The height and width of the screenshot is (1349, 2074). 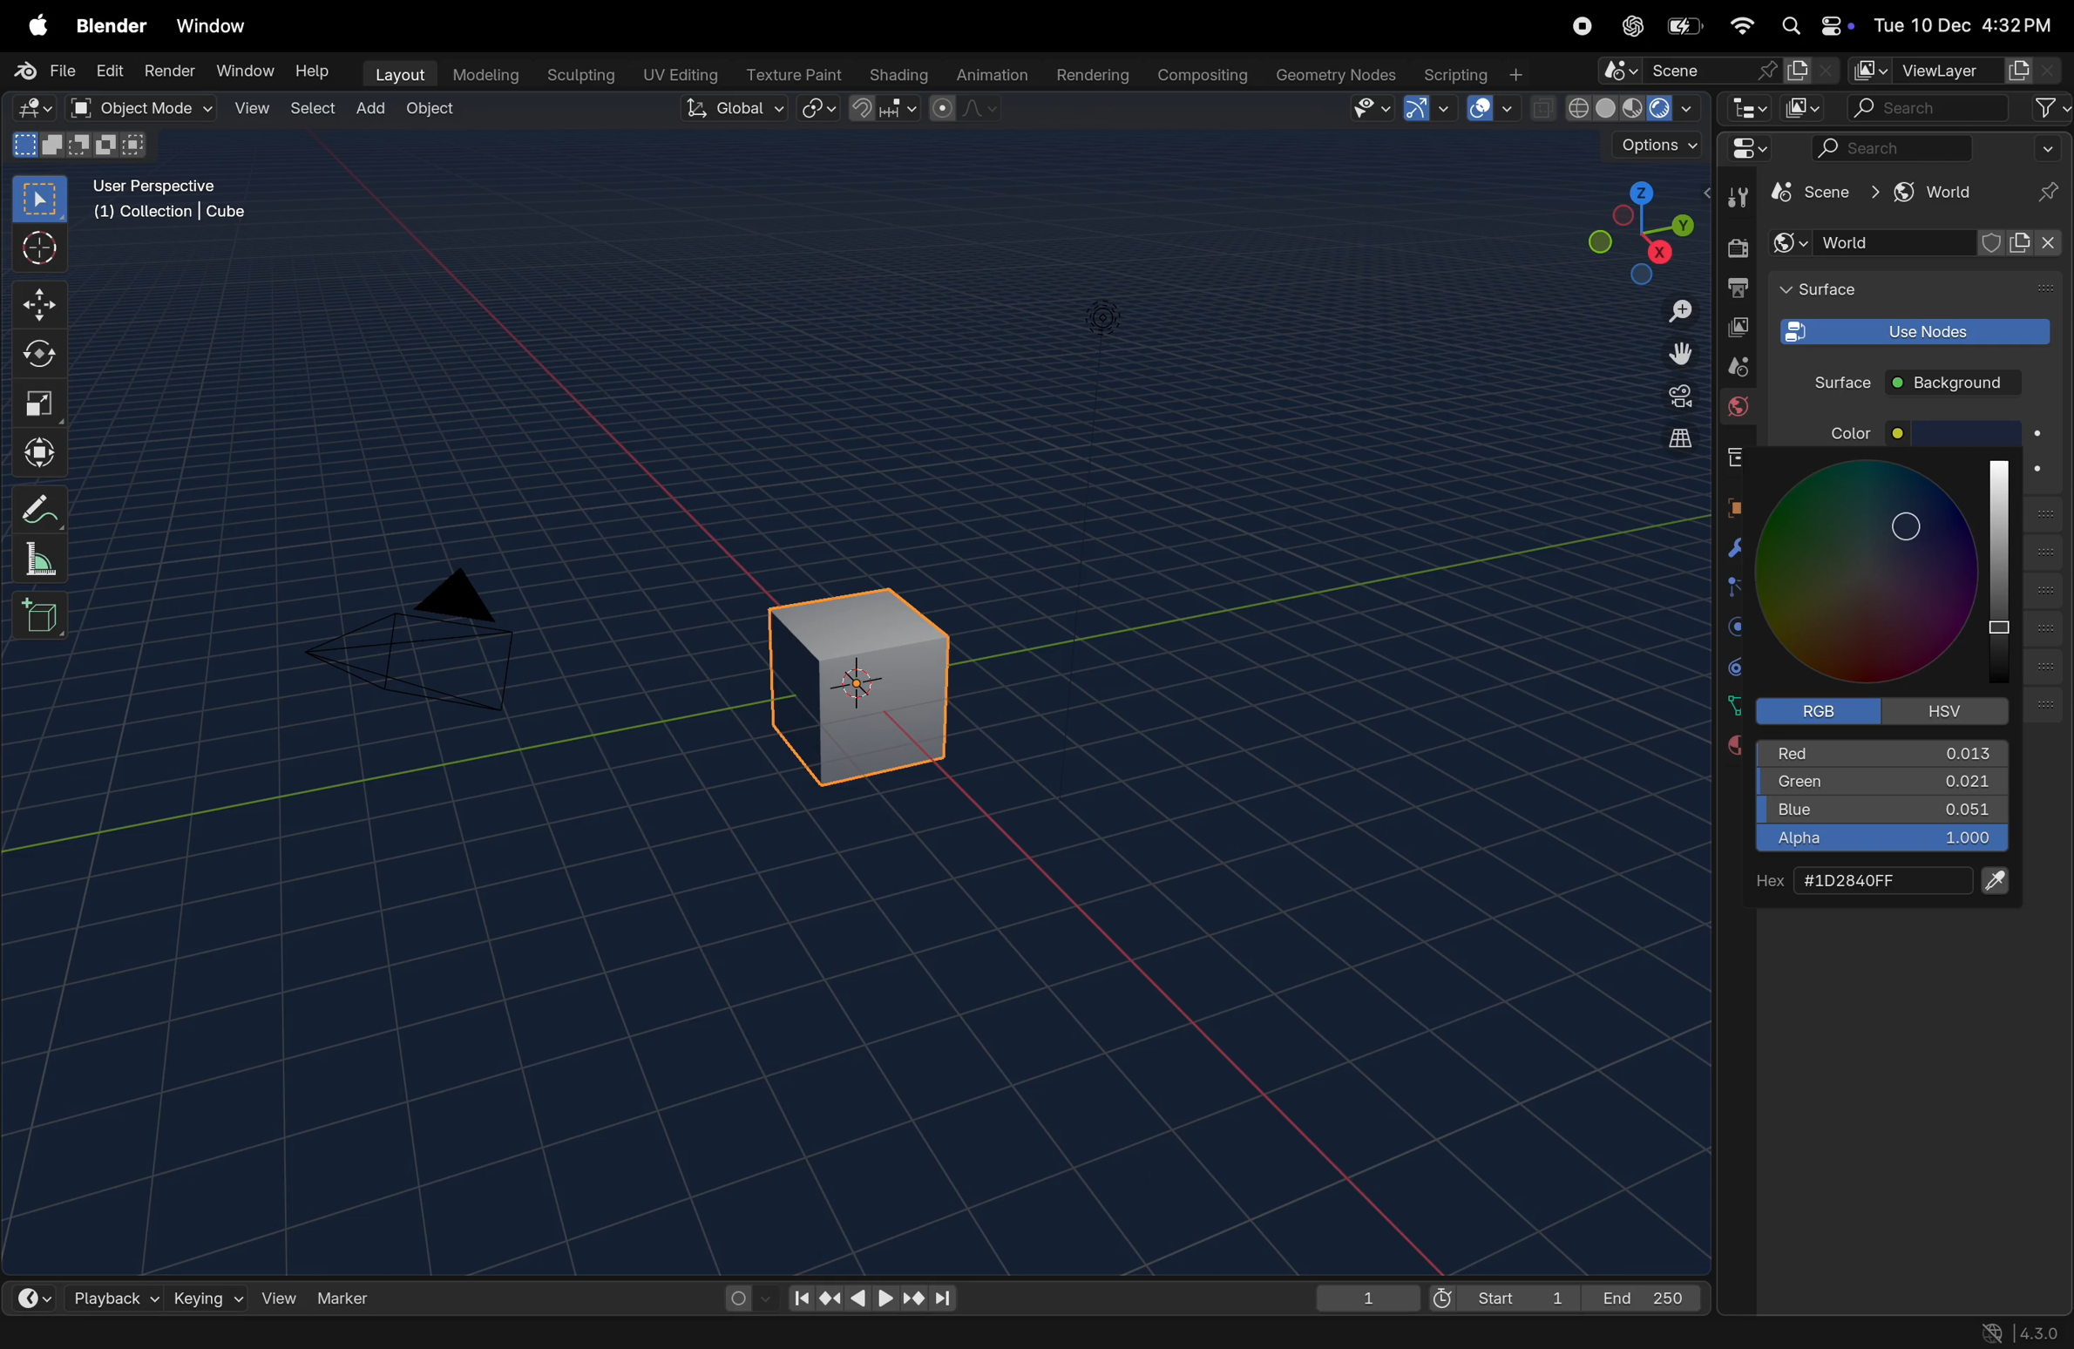 What do you see at coordinates (1919, 243) in the screenshot?
I see `add objects and constraints` at bounding box center [1919, 243].